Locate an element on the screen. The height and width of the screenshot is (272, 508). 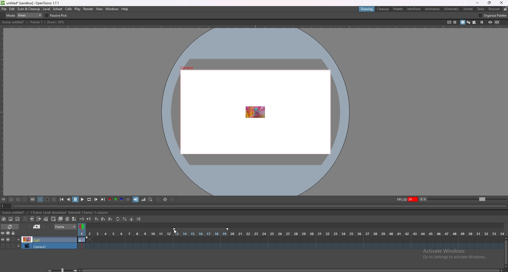
previous is located at coordinates (69, 199).